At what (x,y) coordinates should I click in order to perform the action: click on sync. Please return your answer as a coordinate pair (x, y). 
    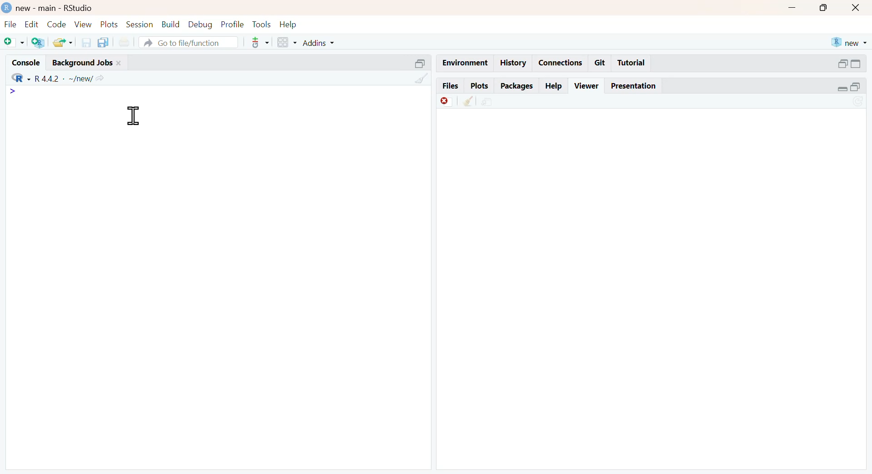
    Looking at the image, I should click on (858, 103).